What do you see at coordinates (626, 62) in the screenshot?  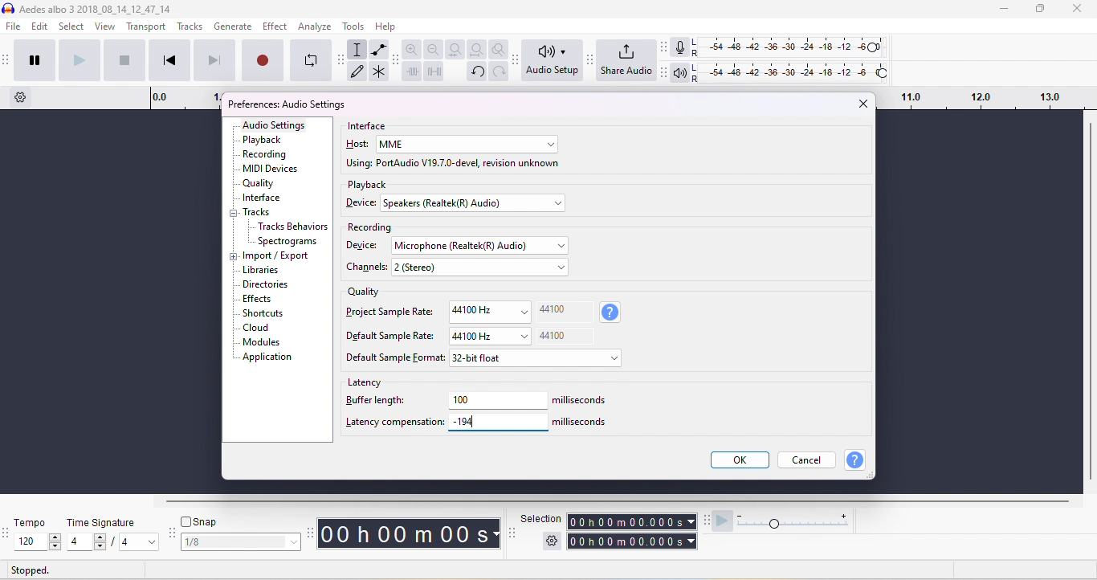 I see `share audio` at bounding box center [626, 62].